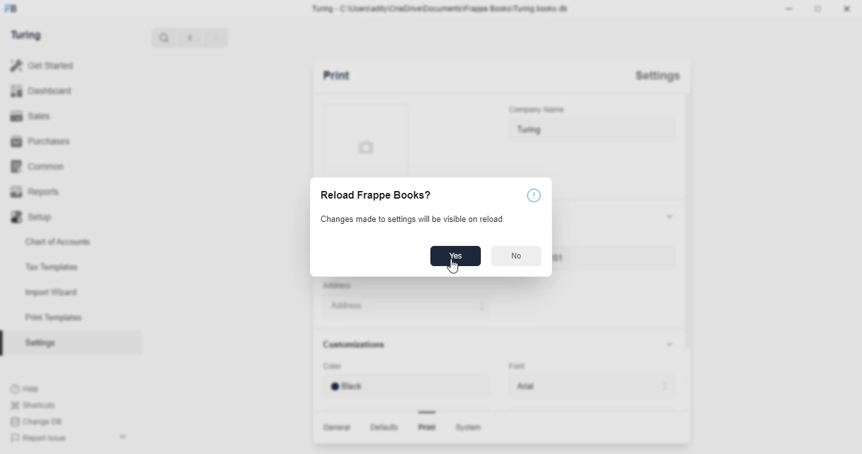 The height and width of the screenshot is (454, 862). I want to click on Dashboard, so click(66, 91).